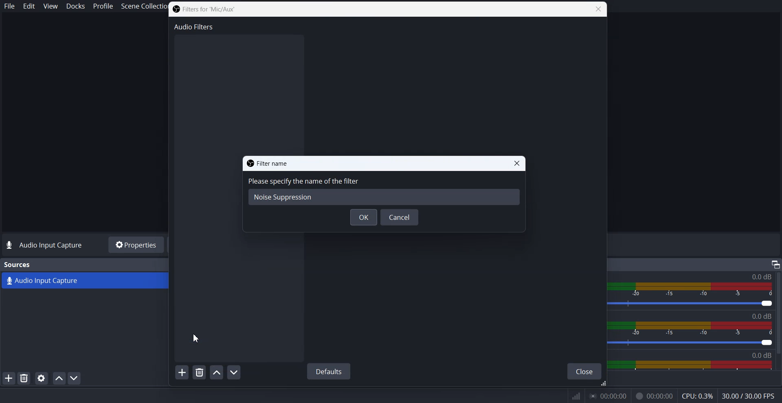 The height and width of the screenshot is (403, 782). Describe the element at coordinates (46, 245) in the screenshot. I see `Text ` at that location.